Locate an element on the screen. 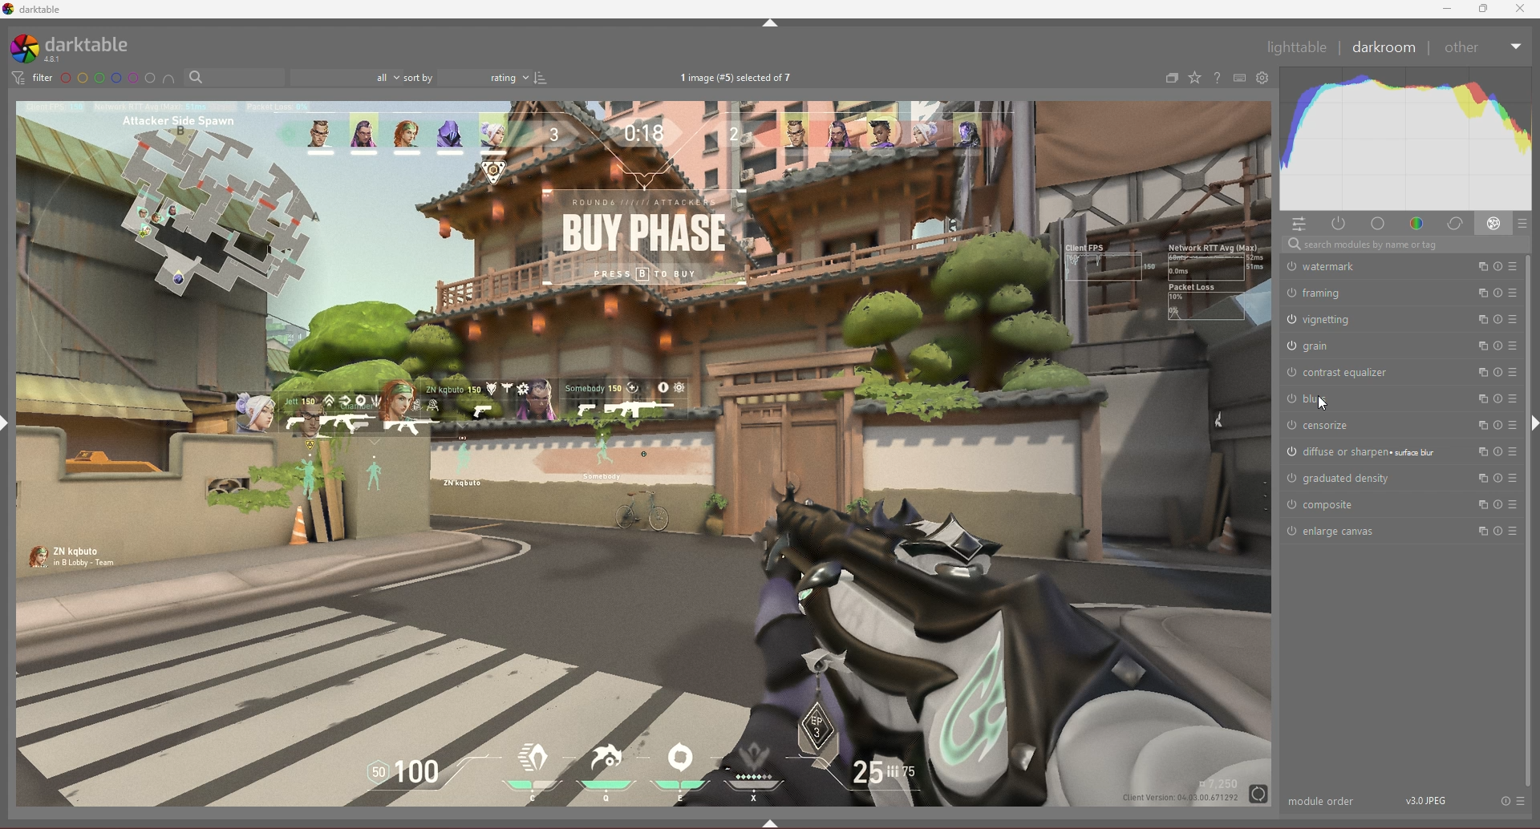 This screenshot has width=1540, height=829. open global preference is located at coordinates (1263, 79).